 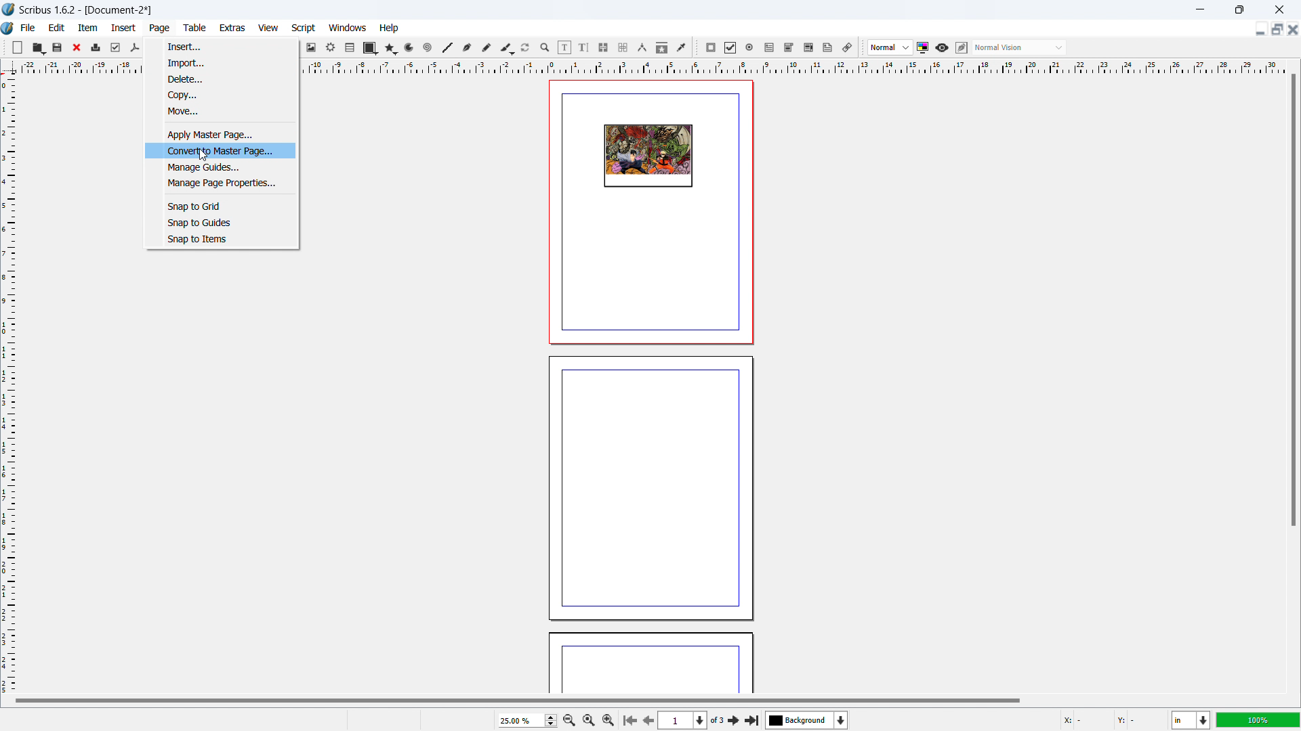 I want to click on line, so click(x=447, y=48).